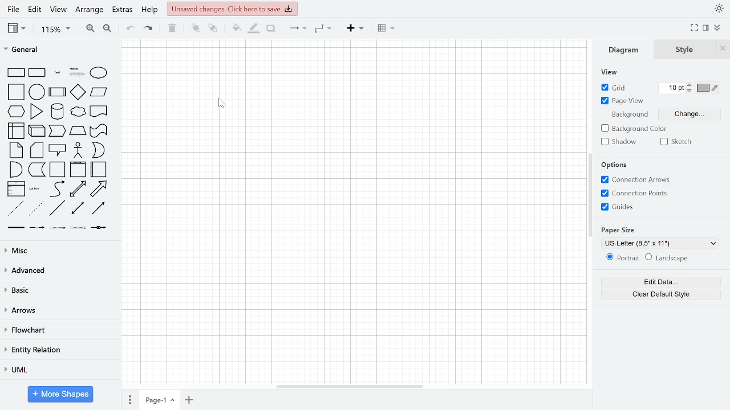 This screenshot has height=410, width=730. I want to click on delete, so click(172, 28).